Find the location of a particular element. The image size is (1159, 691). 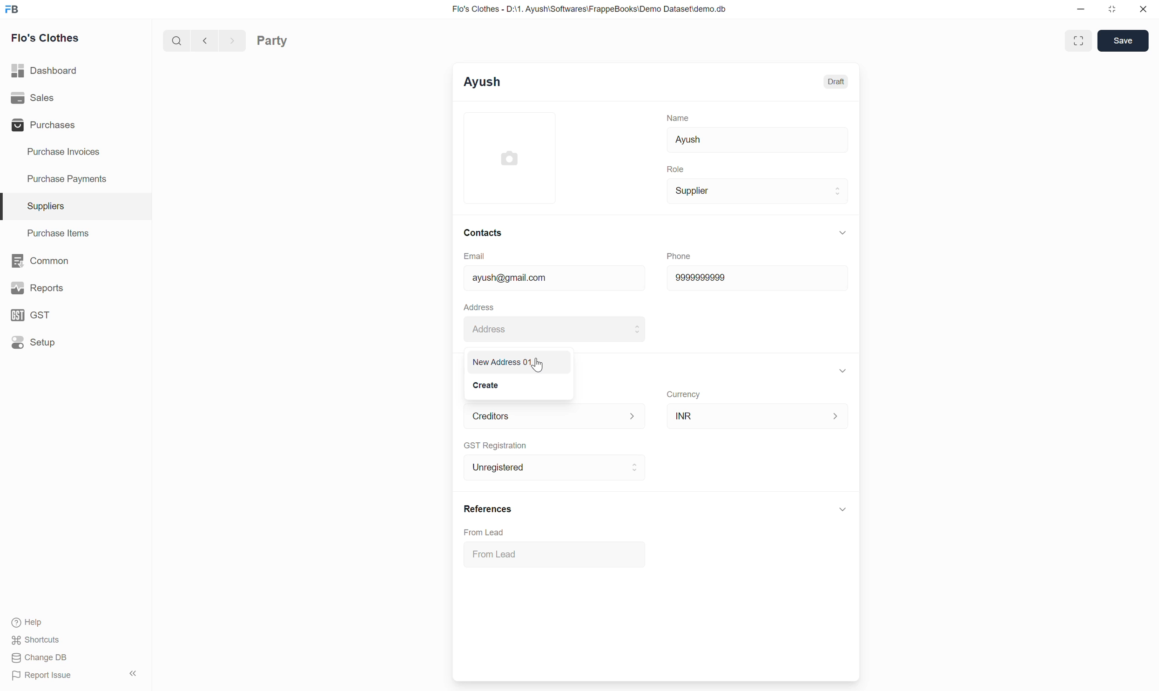

Common is located at coordinates (75, 261).